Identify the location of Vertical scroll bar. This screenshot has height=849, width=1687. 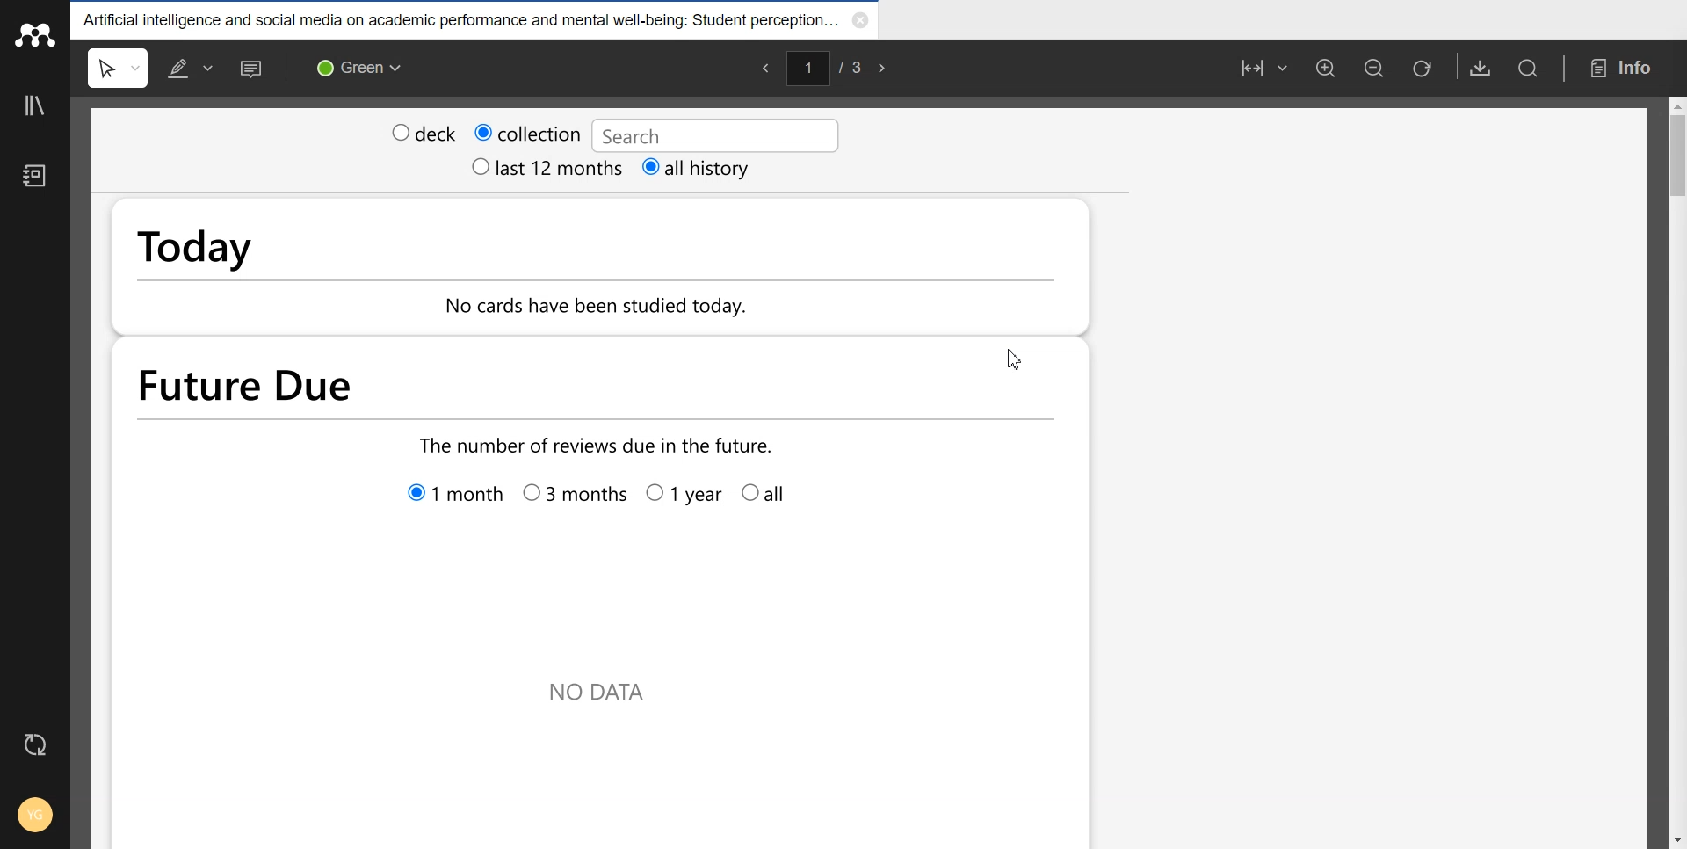
(1676, 471).